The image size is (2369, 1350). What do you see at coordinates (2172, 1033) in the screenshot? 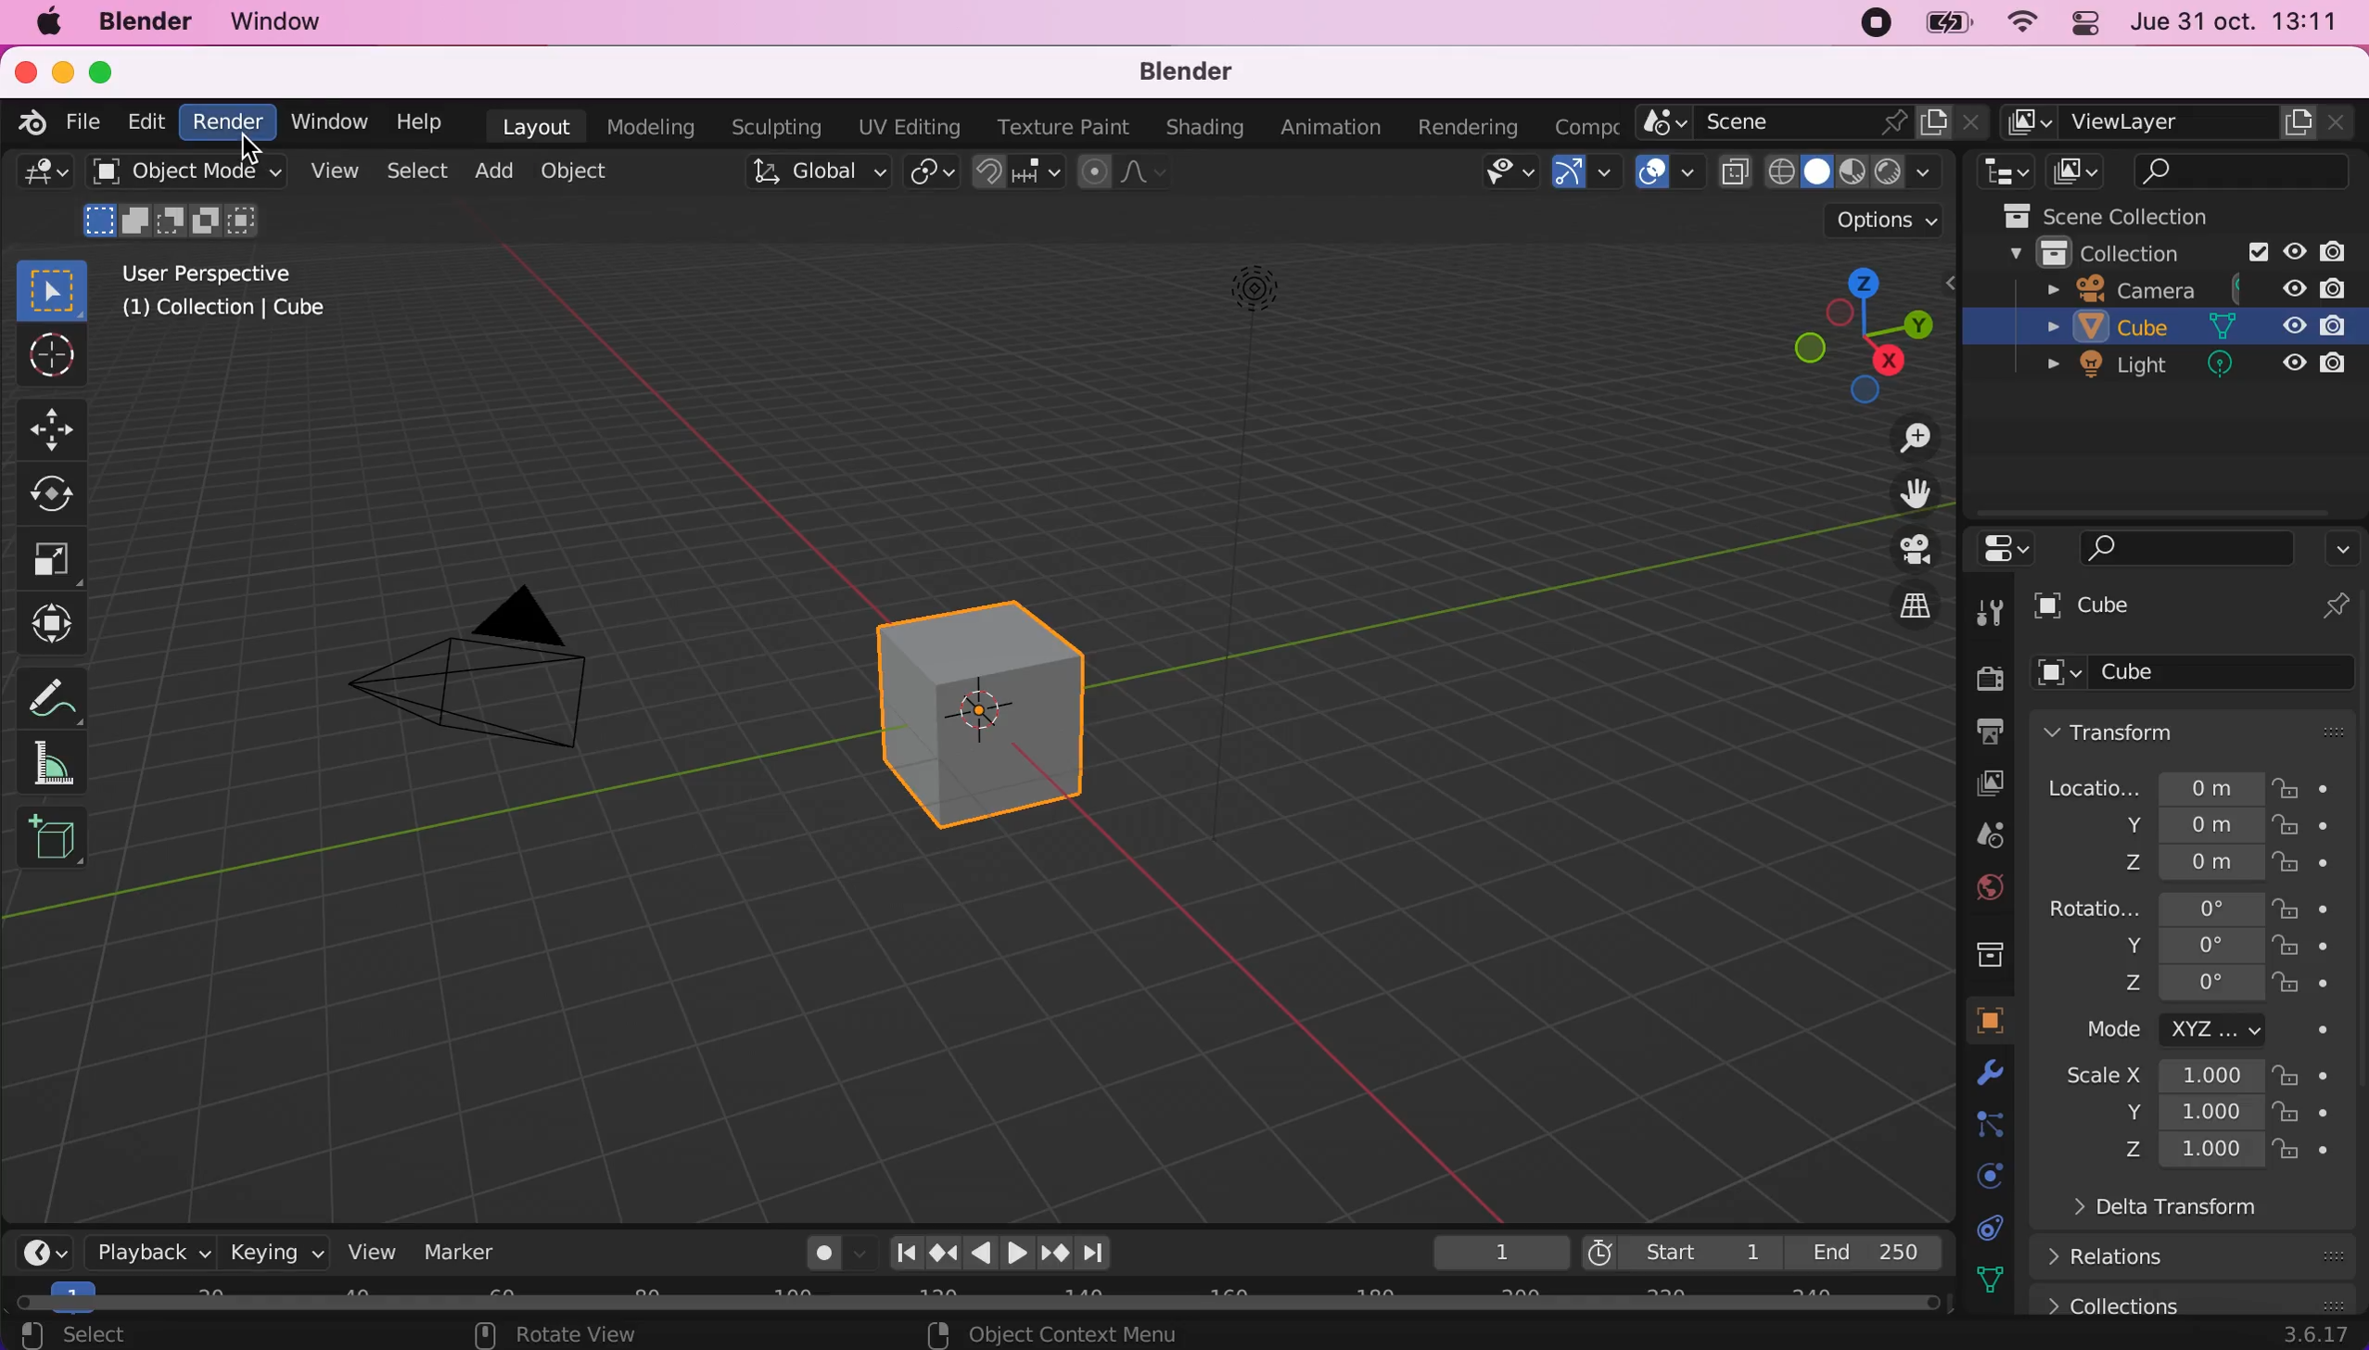
I see `mode` at bounding box center [2172, 1033].